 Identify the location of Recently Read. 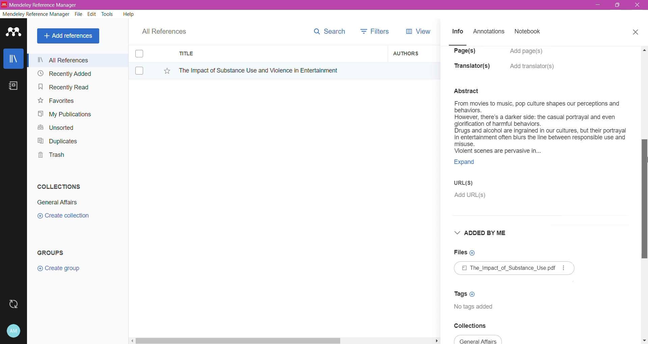
(63, 87).